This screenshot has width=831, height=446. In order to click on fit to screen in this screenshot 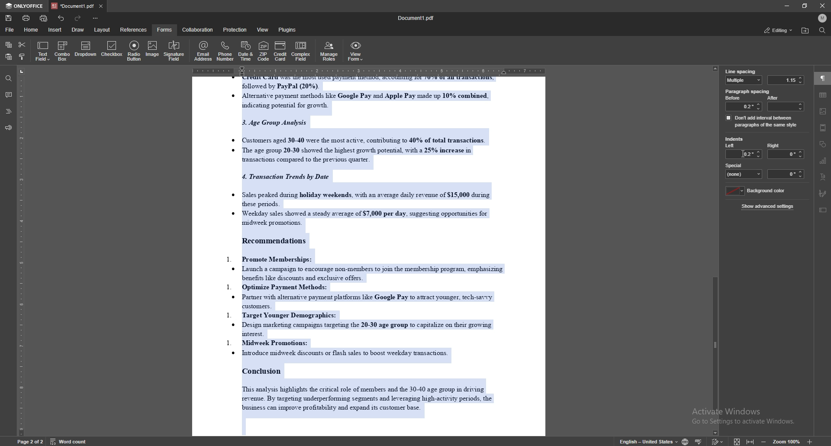, I will do `click(737, 441)`.